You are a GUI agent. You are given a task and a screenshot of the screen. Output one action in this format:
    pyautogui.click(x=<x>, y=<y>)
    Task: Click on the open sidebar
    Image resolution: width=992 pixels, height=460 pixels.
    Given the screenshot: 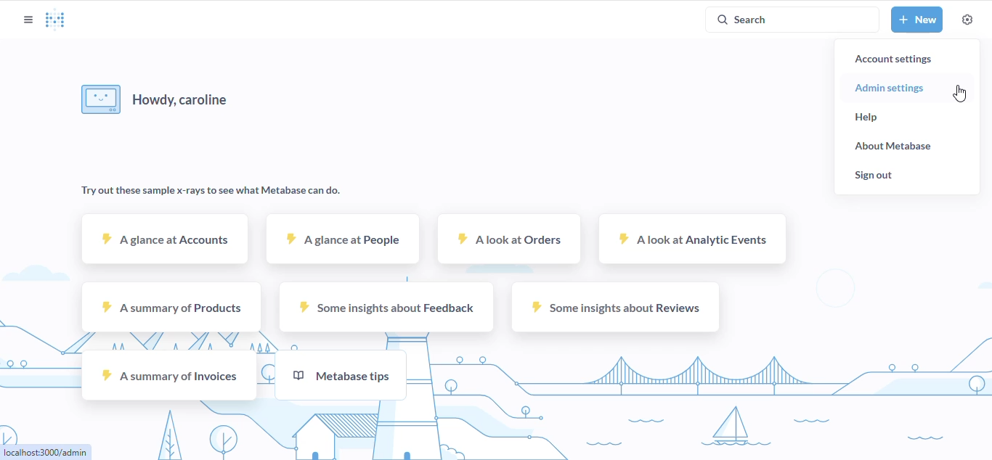 What is the action you would take?
    pyautogui.click(x=28, y=20)
    